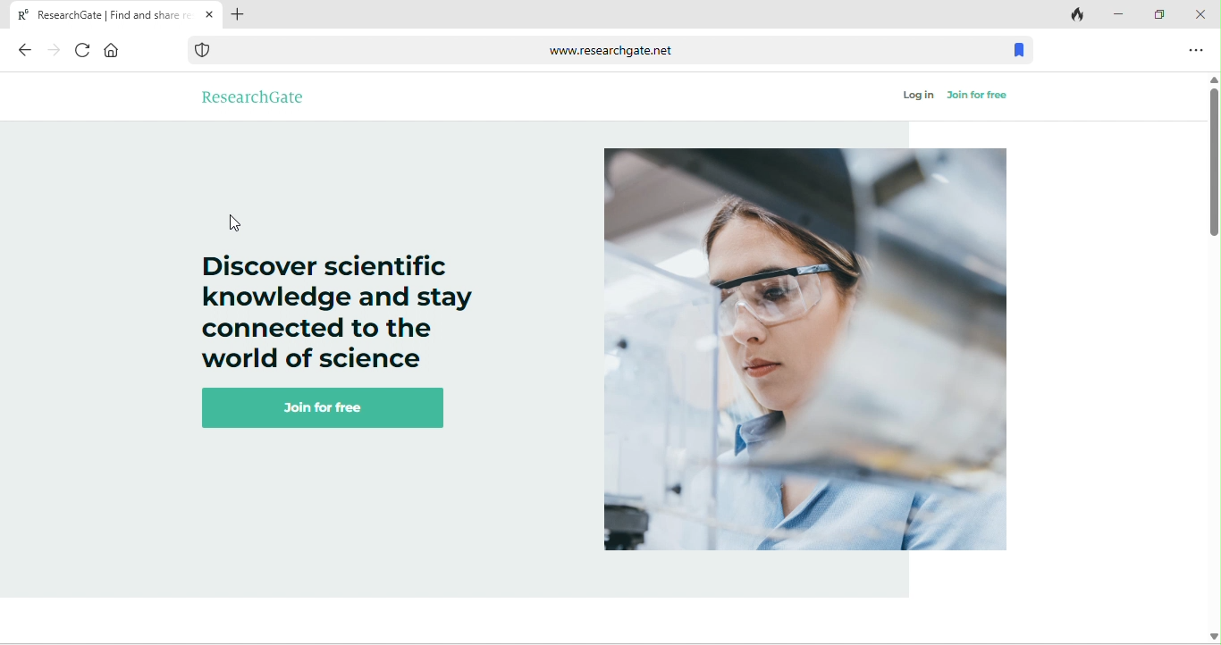 The width and height of the screenshot is (1221, 645). I want to click on minimize, so click(1116, 13).